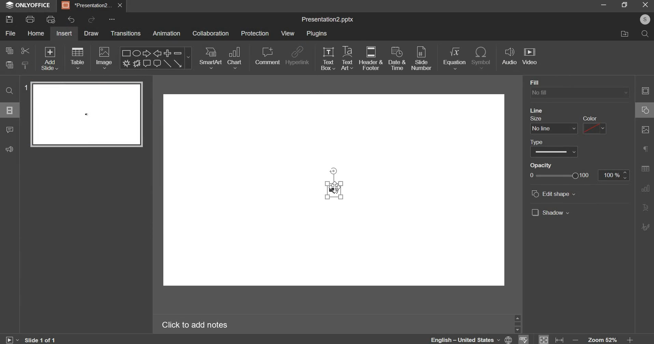 Image resolution: width=654 pixels, height=344 pixels. What do you see at coordinates (50, 59) in the screenshot?
I see `add slide` at bounding box center [50, 59].